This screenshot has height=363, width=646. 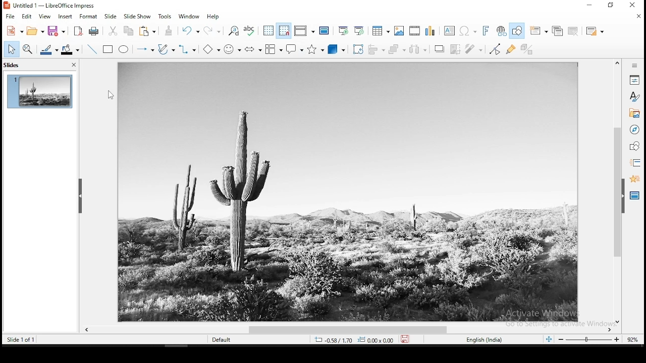 What do you see at coordinates (111, 17) in the screenshot?
I see `slide` at bounding box center [111, 17].